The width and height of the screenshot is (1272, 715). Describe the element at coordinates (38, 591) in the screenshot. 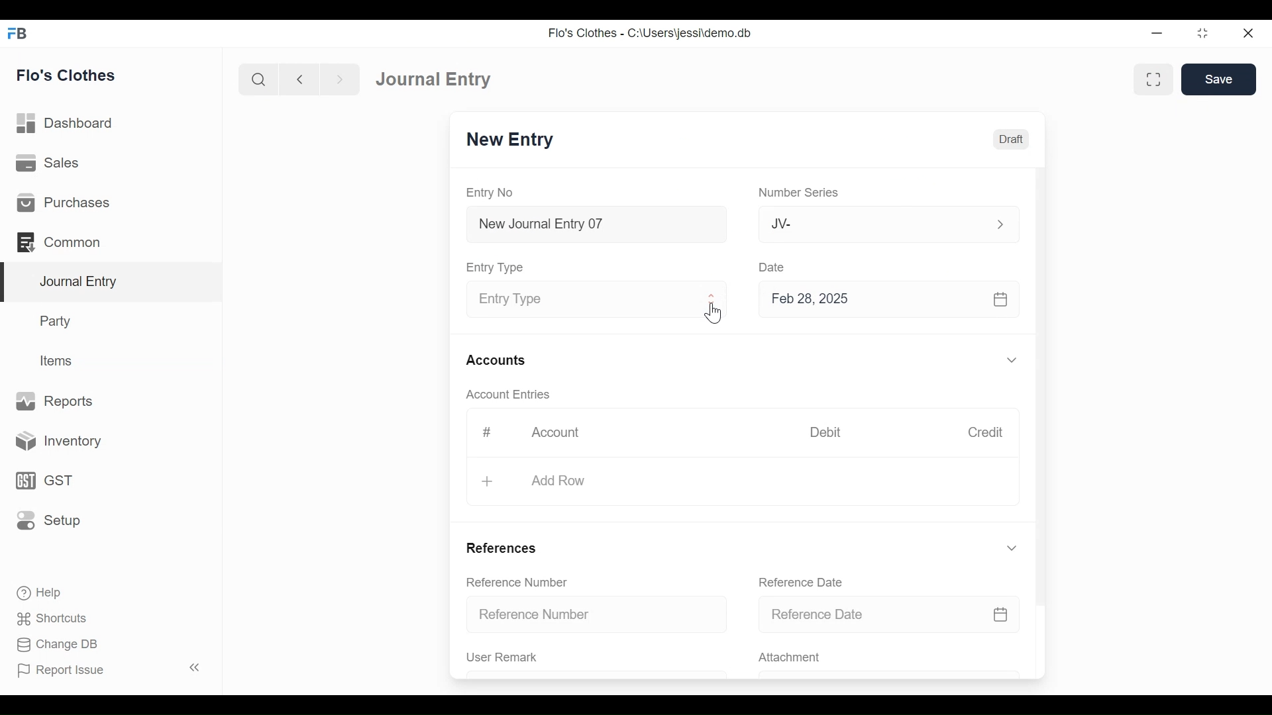

I see `Help` at that location.